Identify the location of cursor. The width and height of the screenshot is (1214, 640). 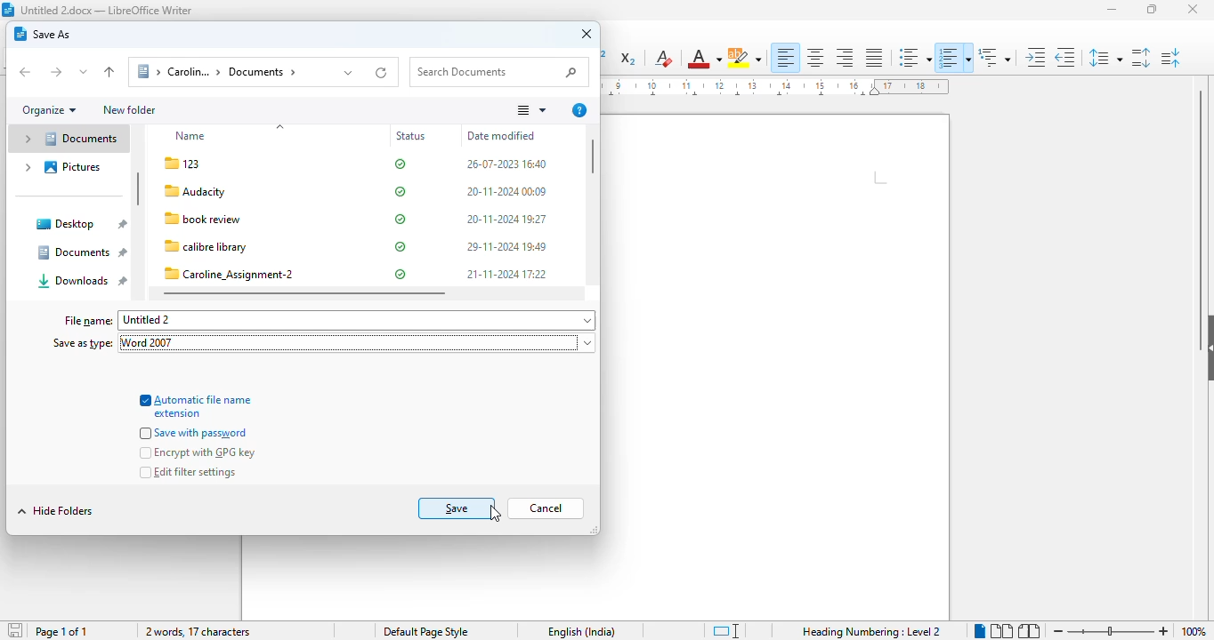
(496, 514).